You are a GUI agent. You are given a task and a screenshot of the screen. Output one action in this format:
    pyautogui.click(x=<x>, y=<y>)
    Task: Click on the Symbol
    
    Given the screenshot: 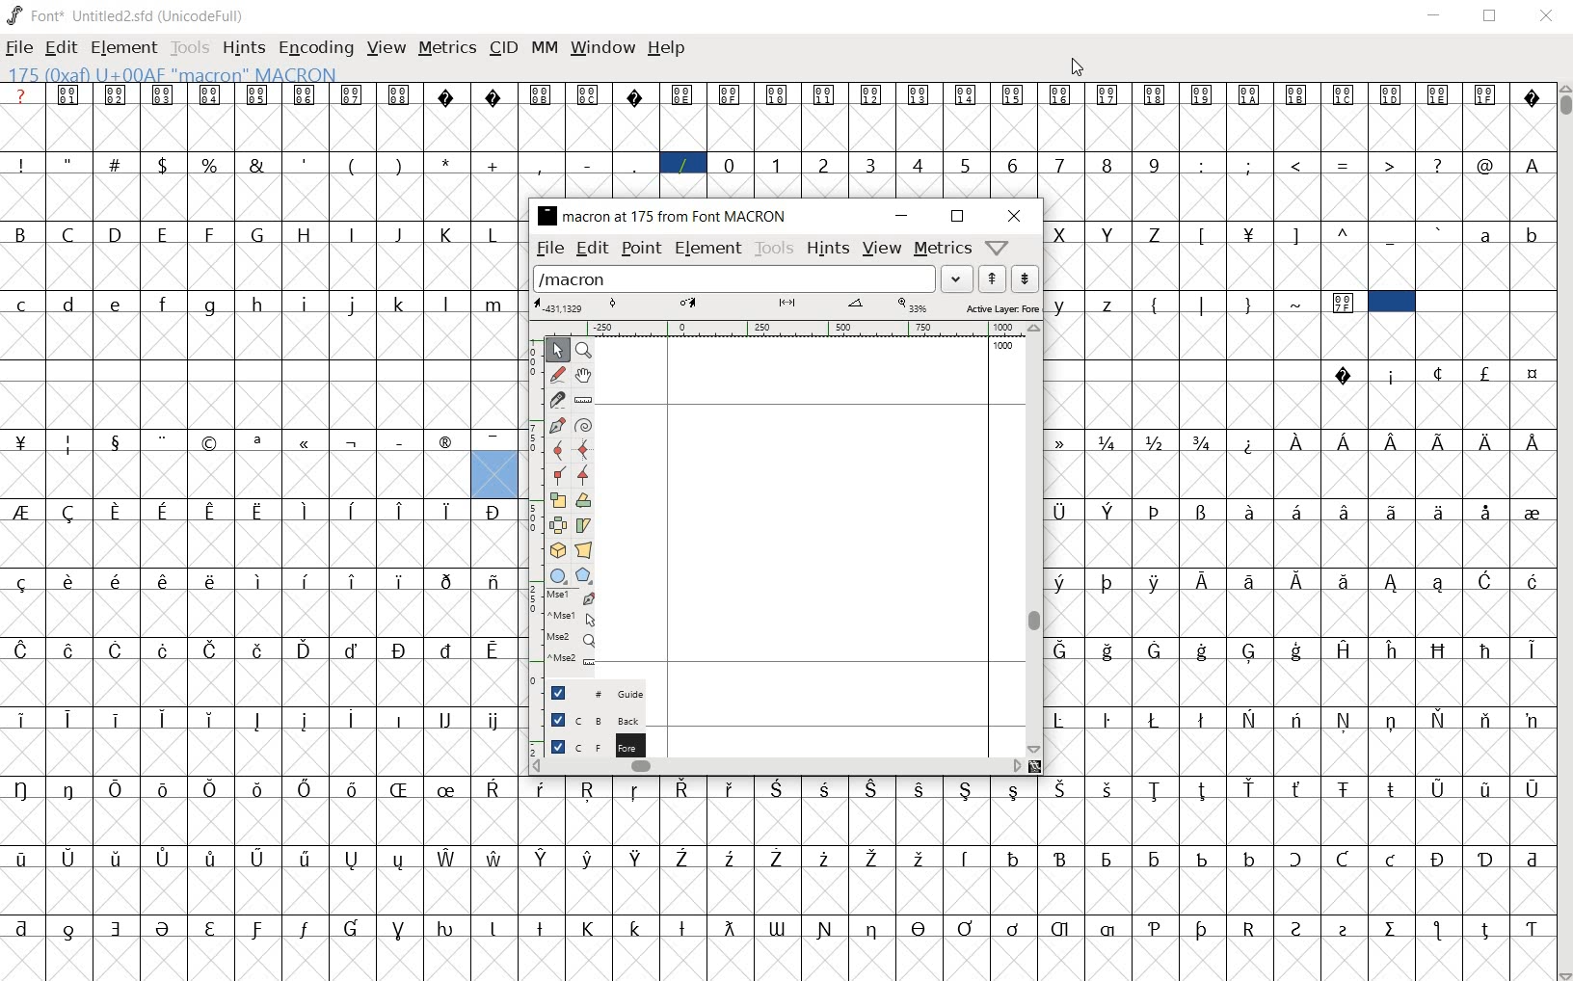 What is the action you would take?
    pyautogui.click(x=71, y=718)
    